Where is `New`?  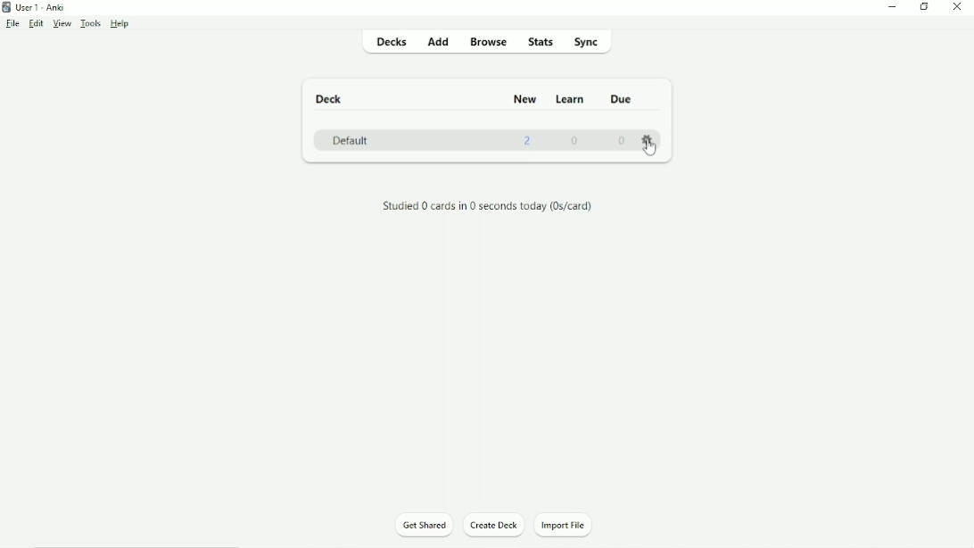 New is located at coordinates (525, 98).